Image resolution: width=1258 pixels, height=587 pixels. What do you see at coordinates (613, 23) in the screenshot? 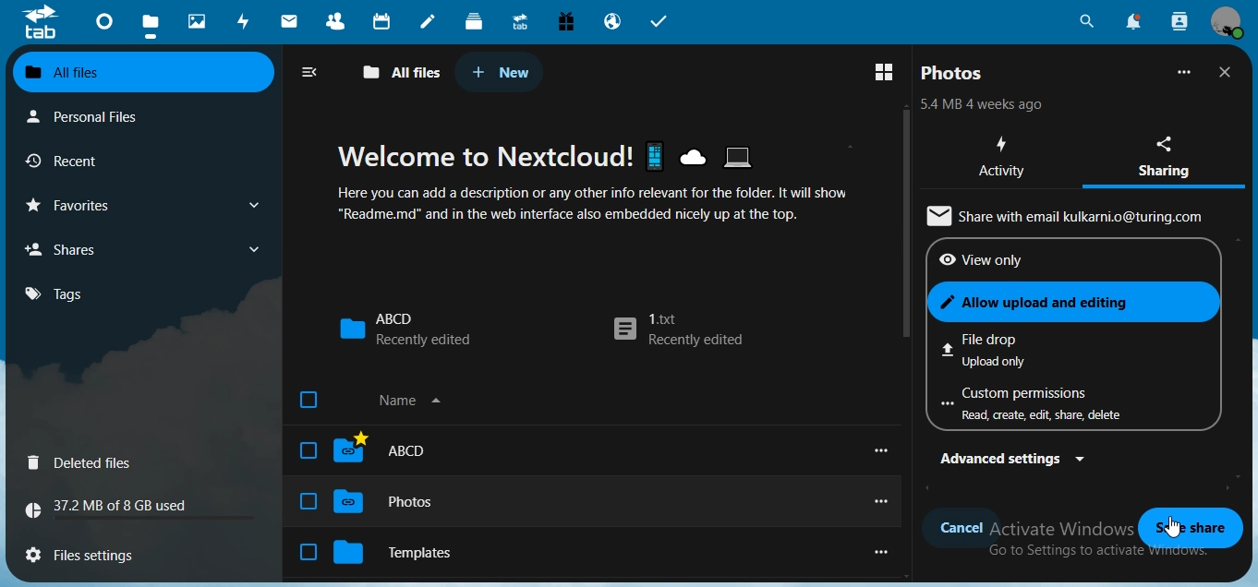
I see `email hosting` at bounding box center [613, 23].